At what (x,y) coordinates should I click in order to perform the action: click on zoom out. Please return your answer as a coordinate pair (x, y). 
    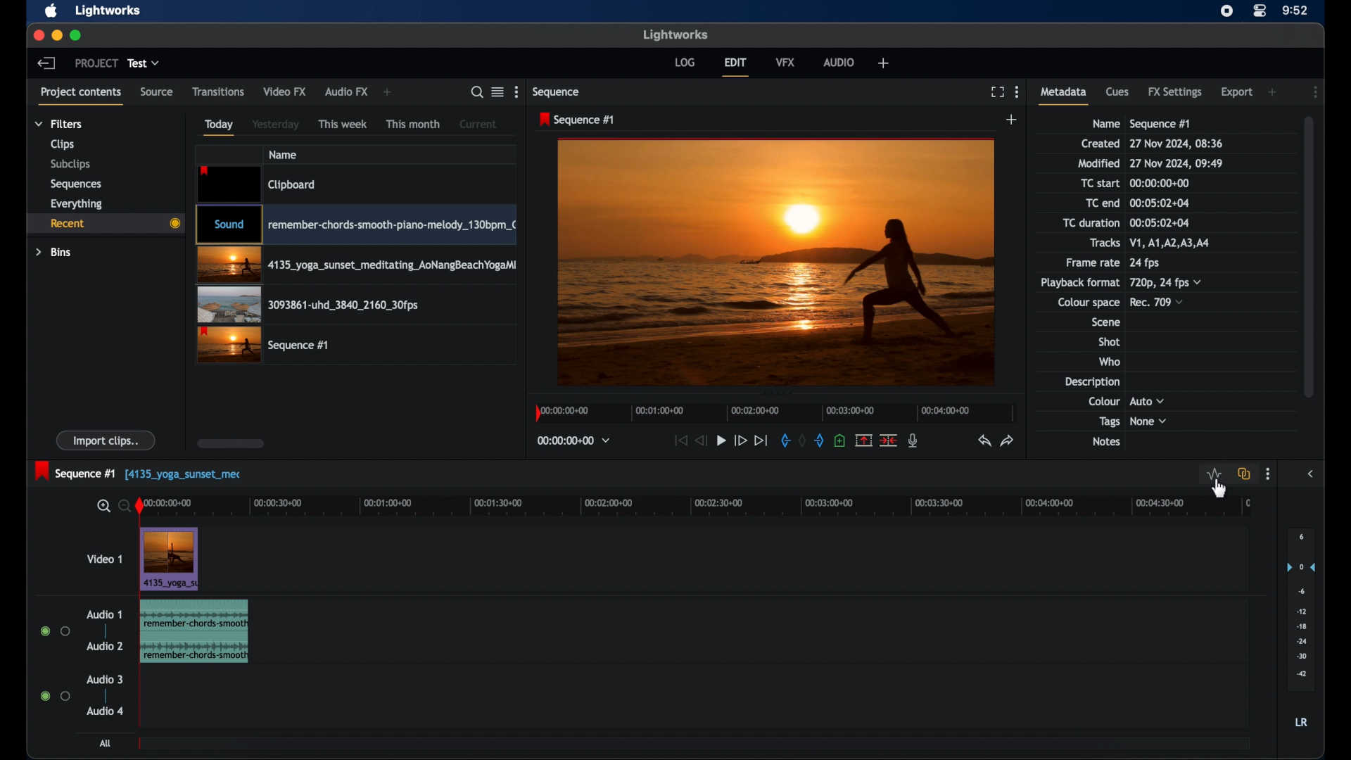
    Looking at the image, I should click on (121, 505).